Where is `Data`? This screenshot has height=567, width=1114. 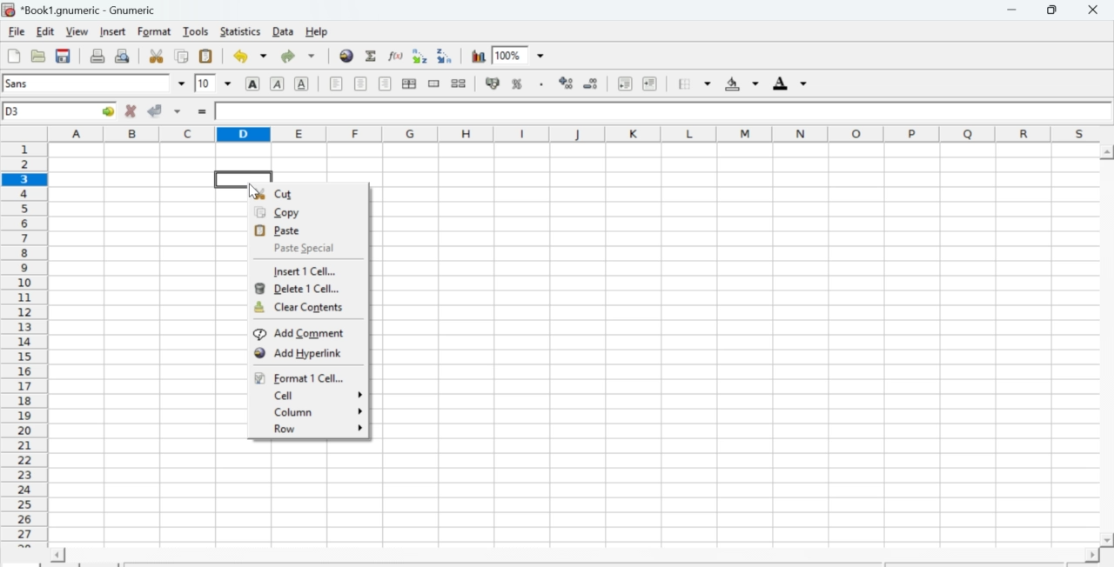
Data is located at coordinates (284, 31).